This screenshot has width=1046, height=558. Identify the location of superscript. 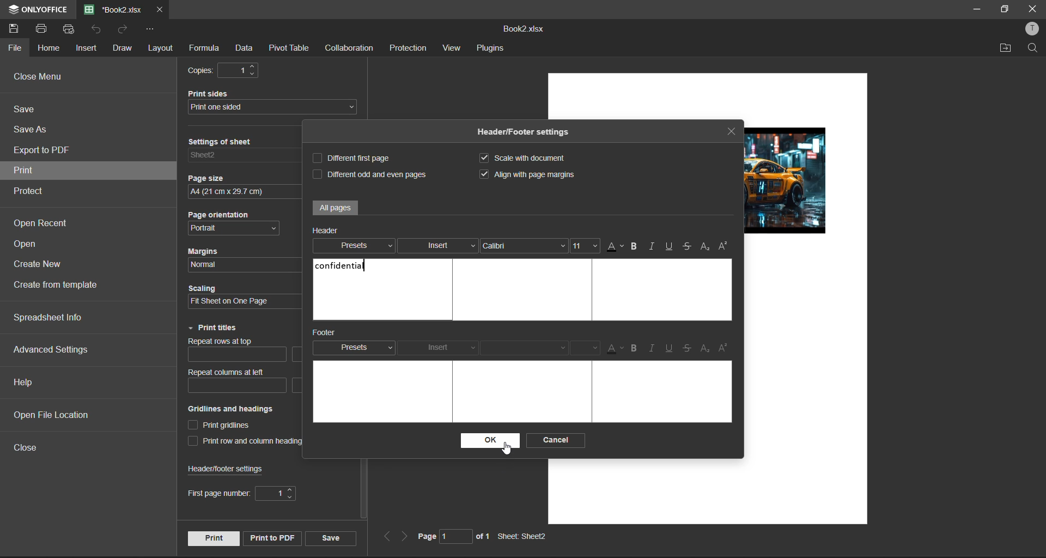
(725, 246).